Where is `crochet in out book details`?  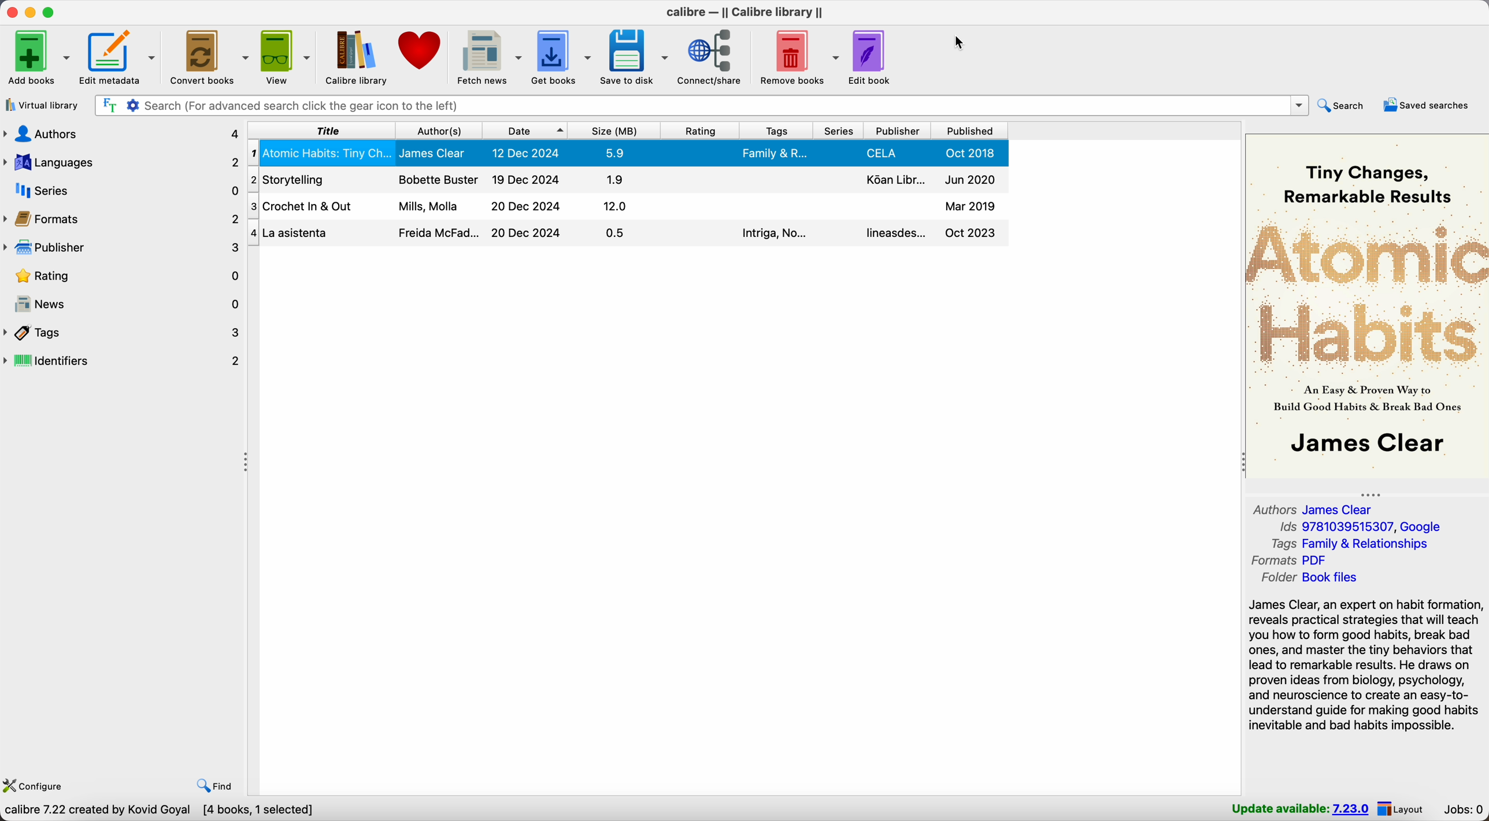 crochet in out book details is located at coordinates (626, 206).